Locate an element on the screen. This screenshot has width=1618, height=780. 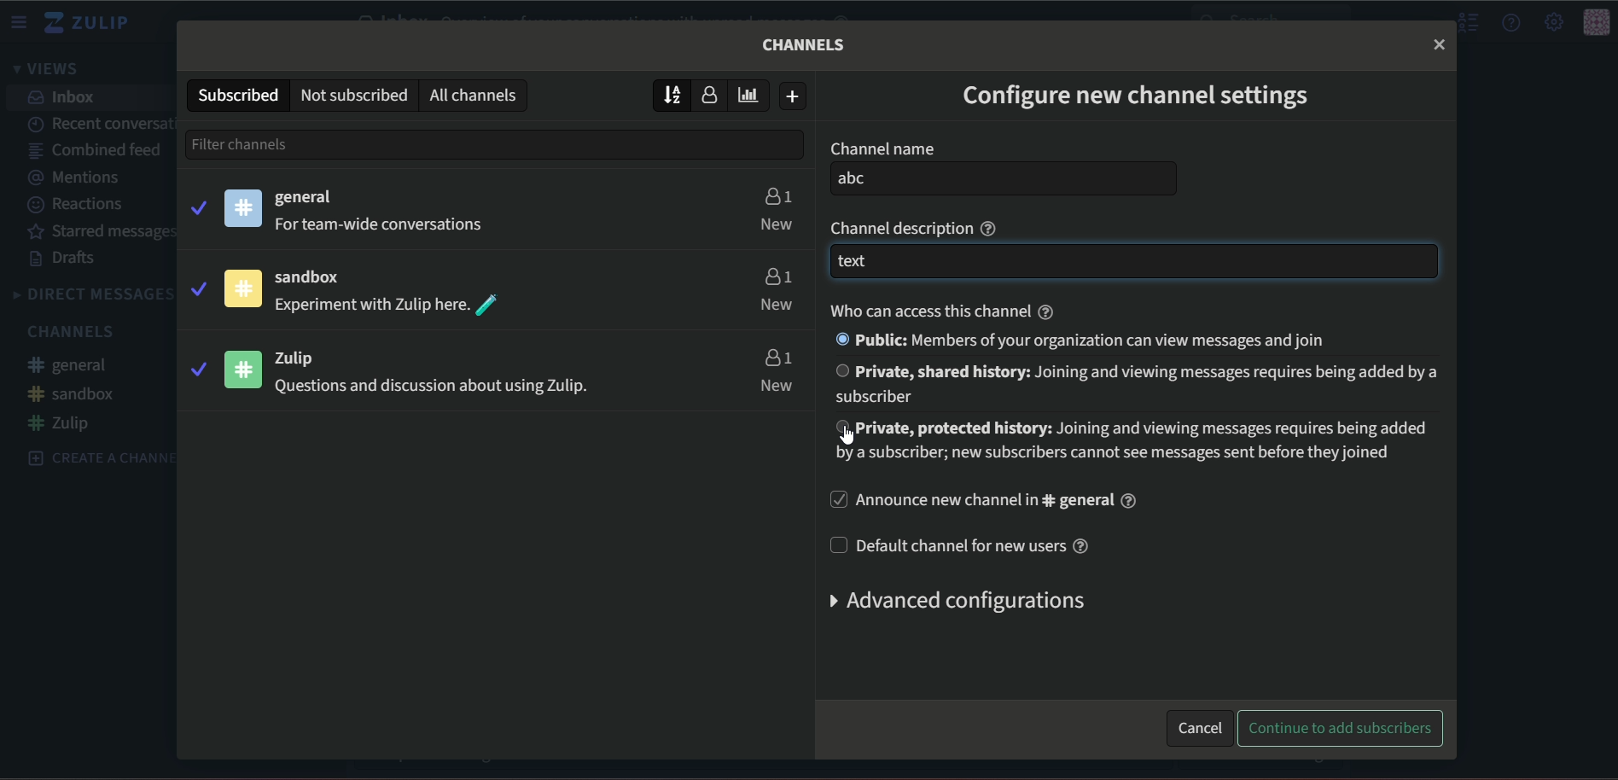
hide menu is located at coordinates (1466, 23).